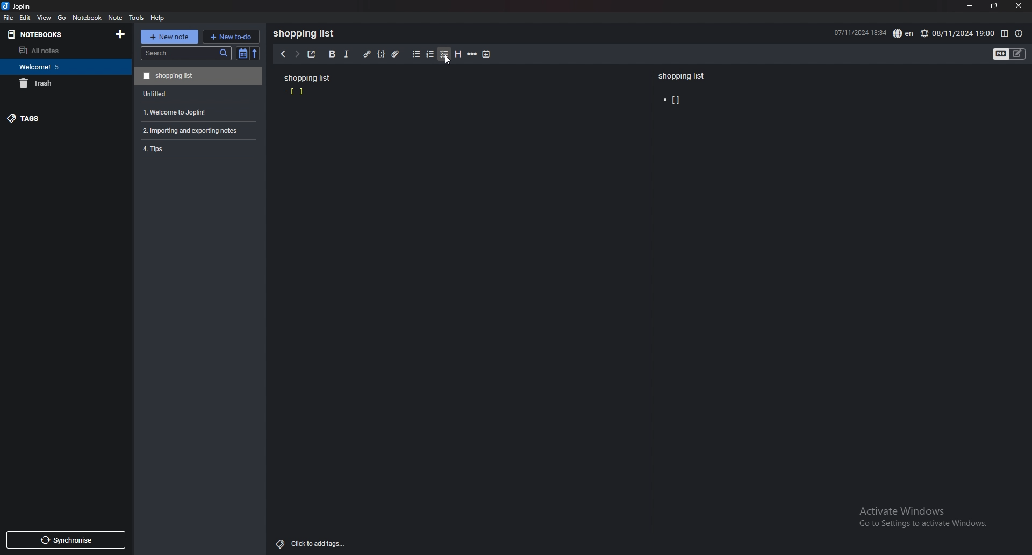 The image size is (1032, 555). Describe the element at coordinates (472, 54) in the screenshot. I see `horizontal rule` at that location.